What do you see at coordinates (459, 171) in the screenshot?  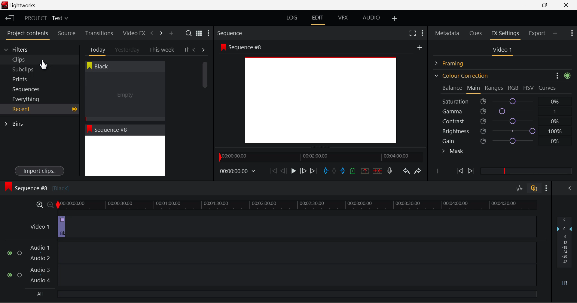 I see `Previous keyframe` at bounding box center [459, 171].